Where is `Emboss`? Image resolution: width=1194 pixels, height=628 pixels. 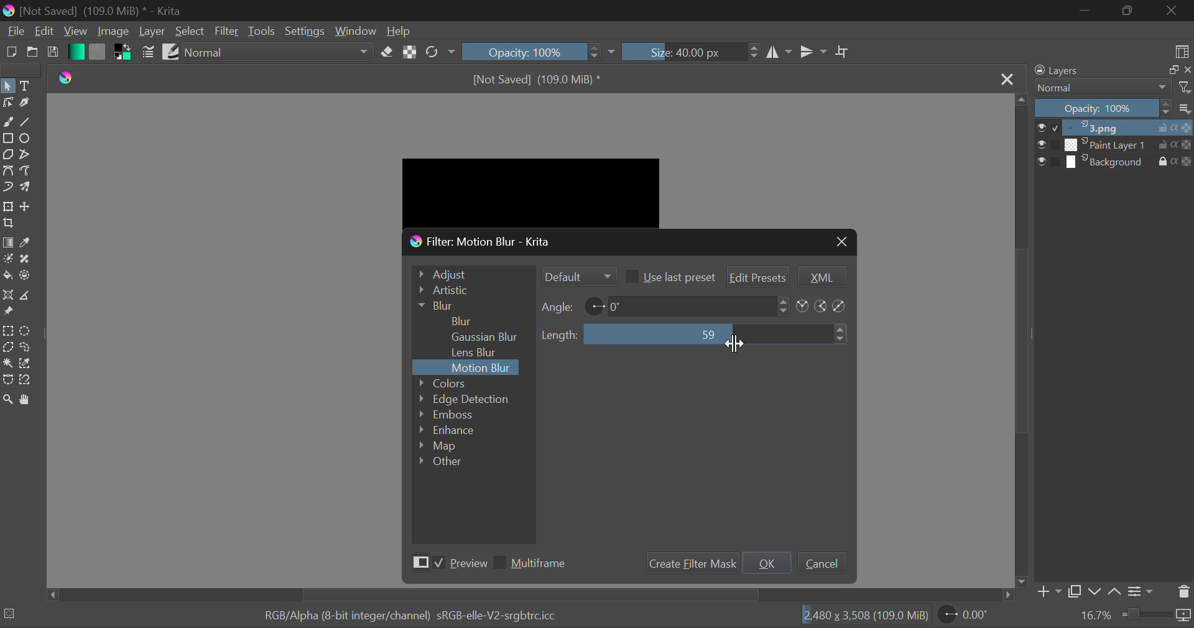 Emboss is located at coordinates (445, 414).